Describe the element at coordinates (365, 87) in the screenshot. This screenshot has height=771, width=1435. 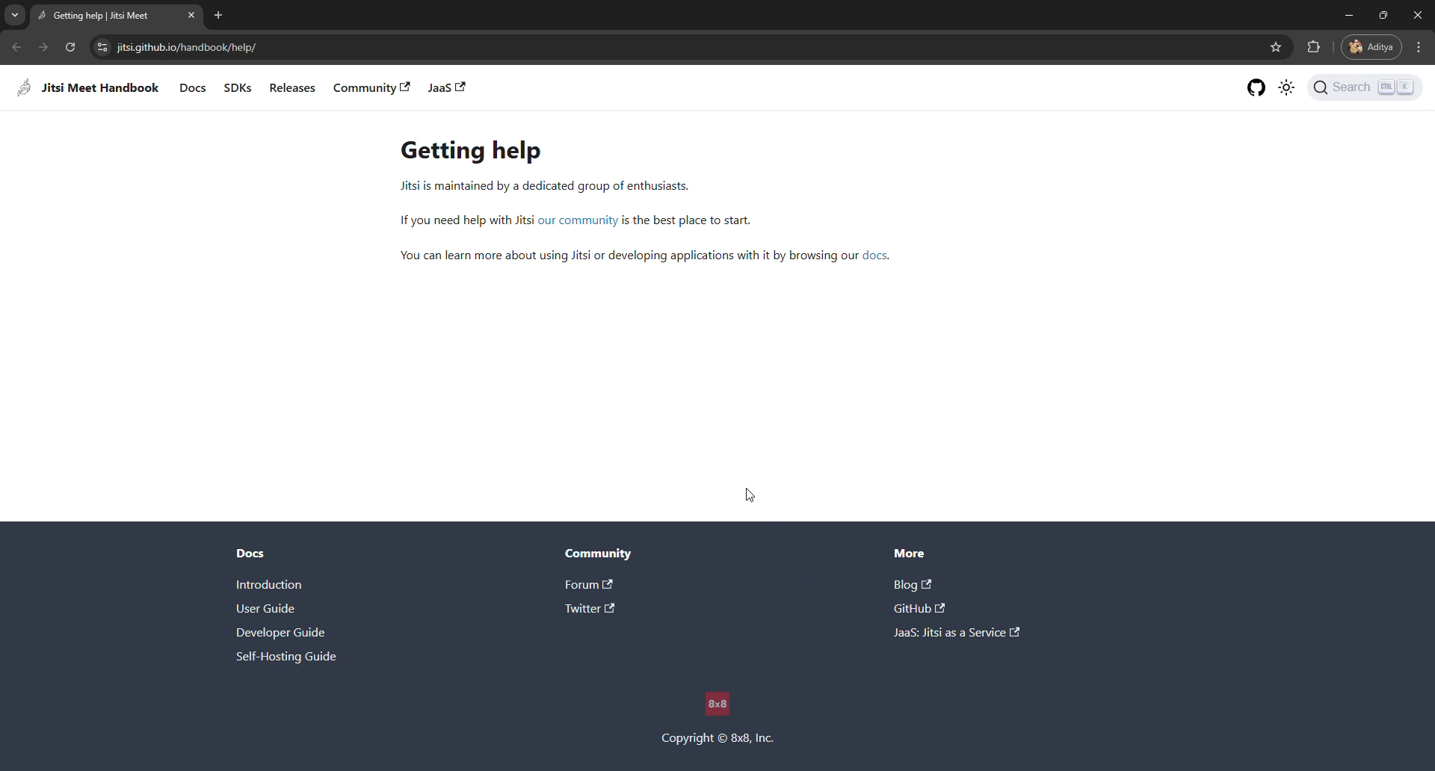
I see `community` at that location.